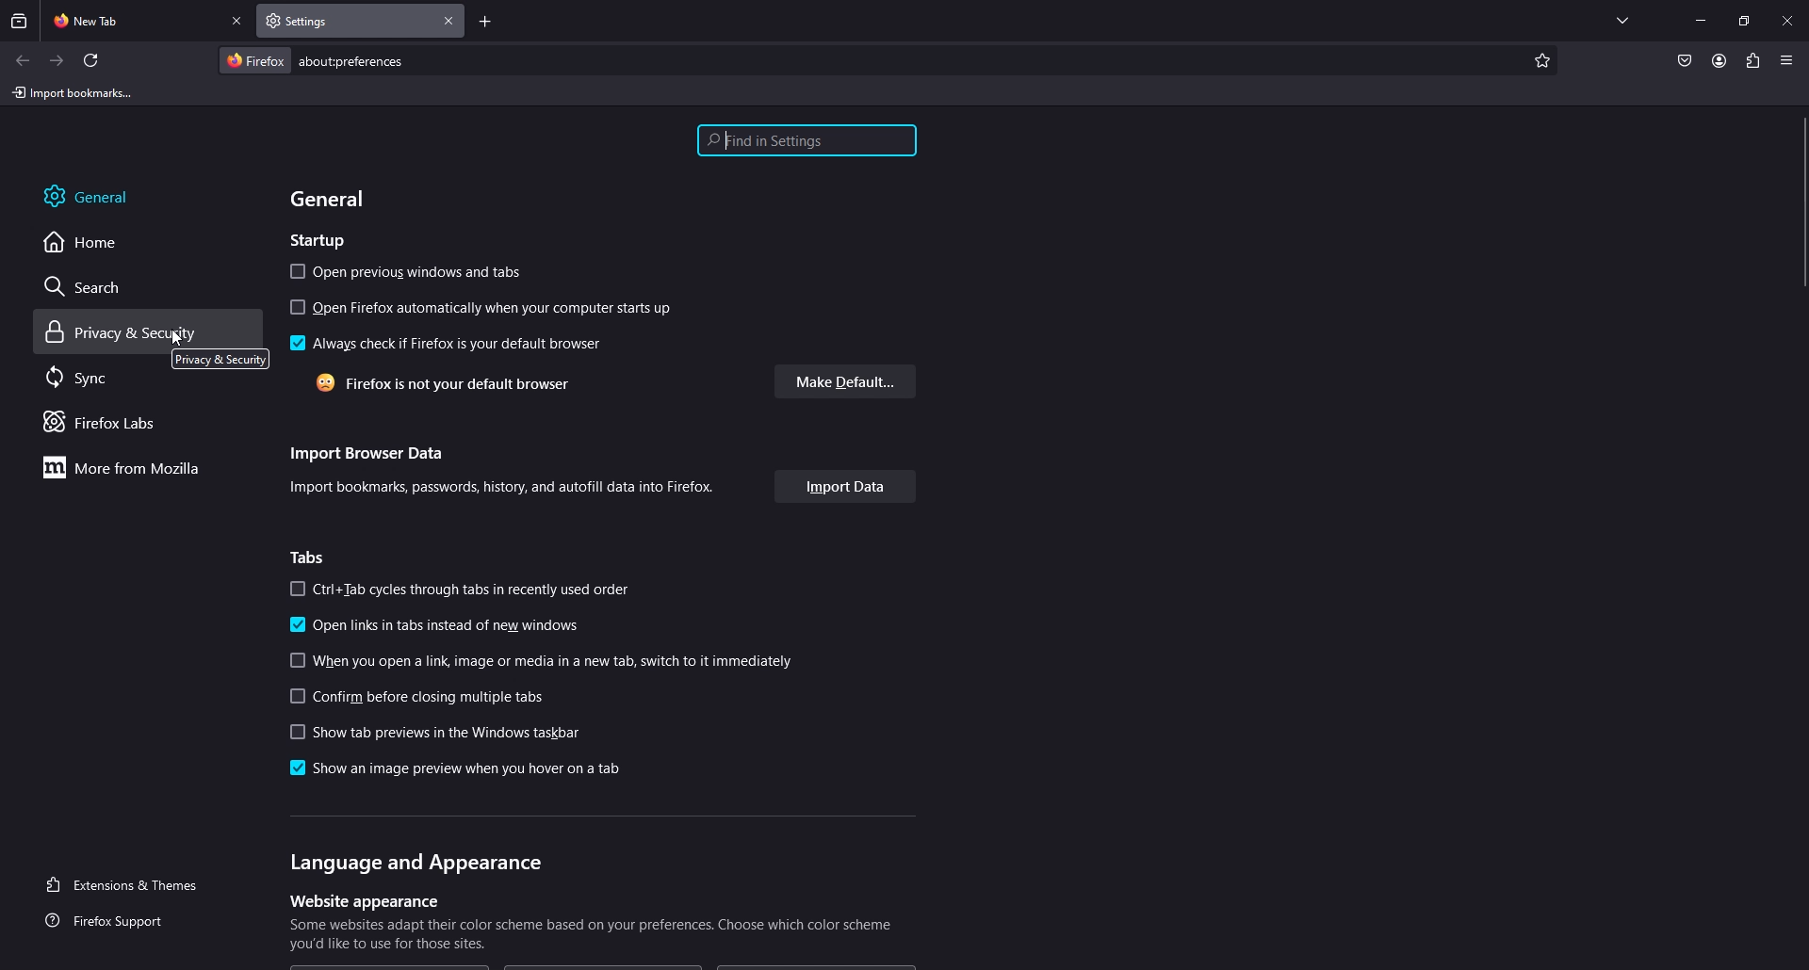  What do you see at coordinates (450, 768) in the screenshot?
I see `show an image preview when you hover on a tab` at bounding box center [450, 768].